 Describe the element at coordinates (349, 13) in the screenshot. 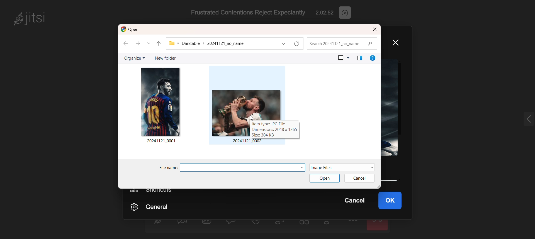

I see `performance setting` at that location.